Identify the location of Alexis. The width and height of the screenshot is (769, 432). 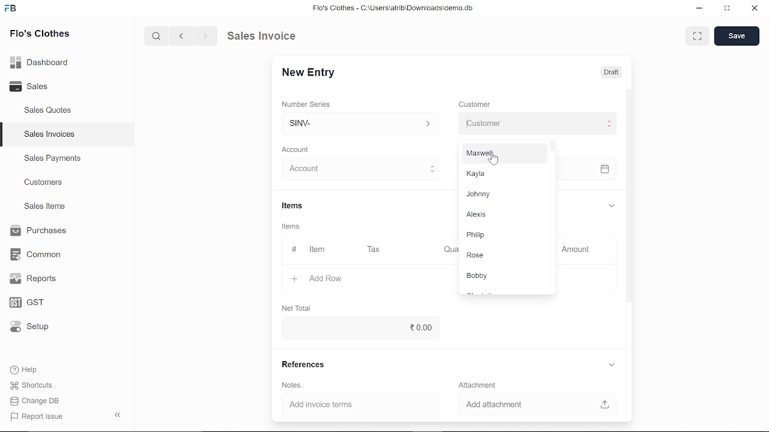
(505, 216).